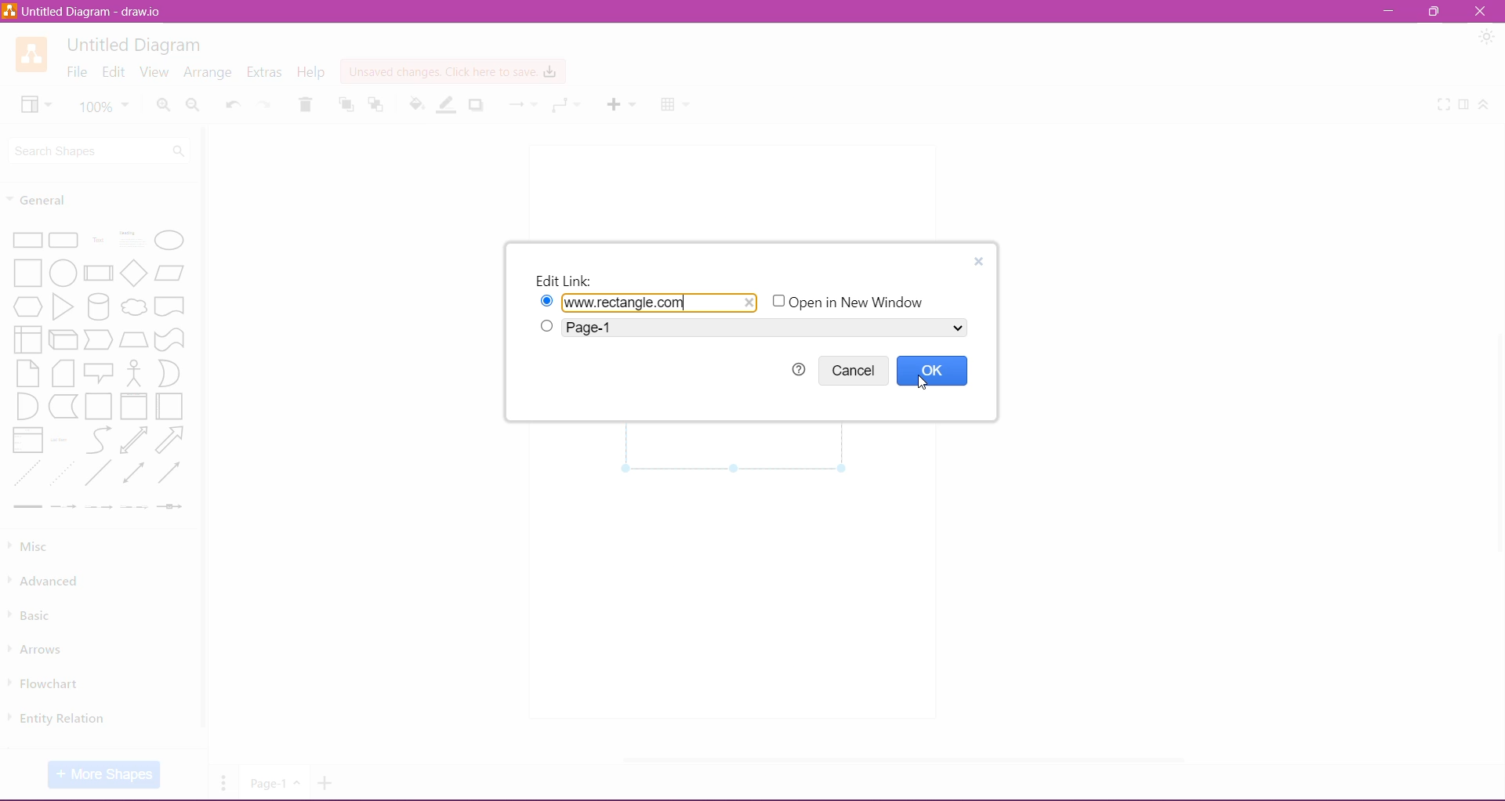  I want to click on Delete, so click(306, 104).